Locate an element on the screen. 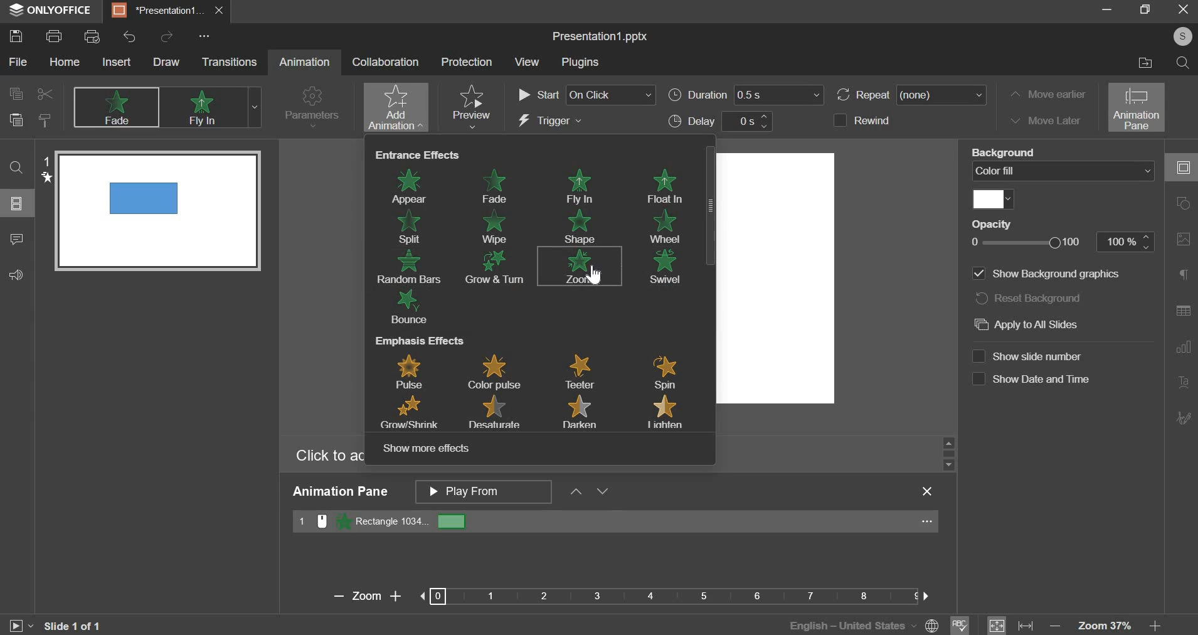 The height and width of the screenshot is (635, 1198). Insert Audio/Video is located at coordinates (1185, 382).